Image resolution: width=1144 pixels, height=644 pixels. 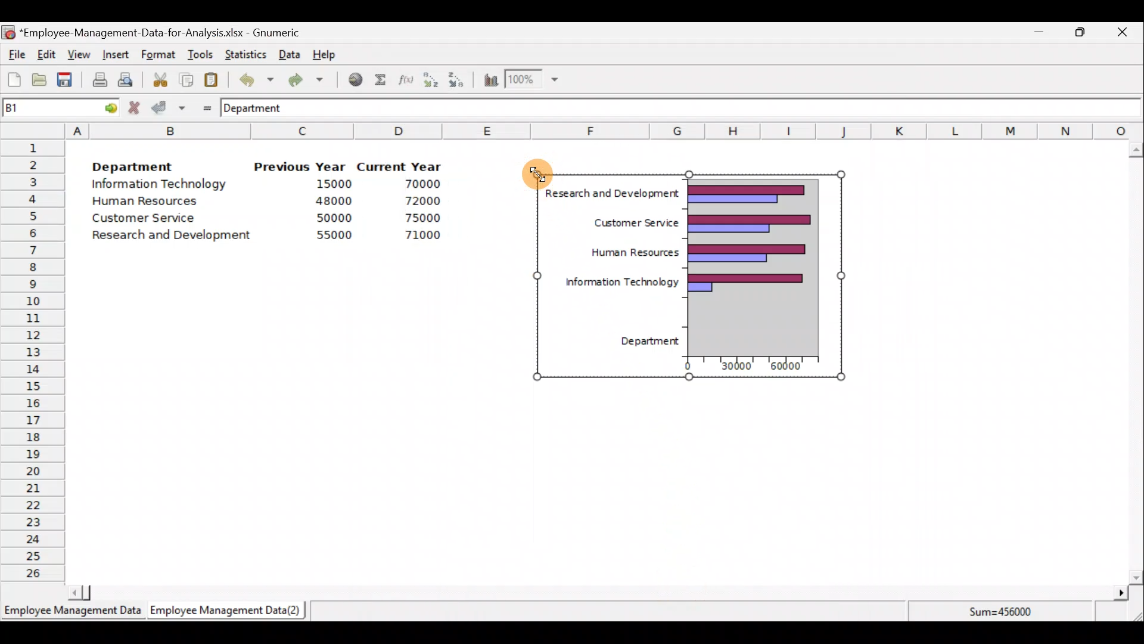 I want to click on Print current file, so click(x=100, y=79).